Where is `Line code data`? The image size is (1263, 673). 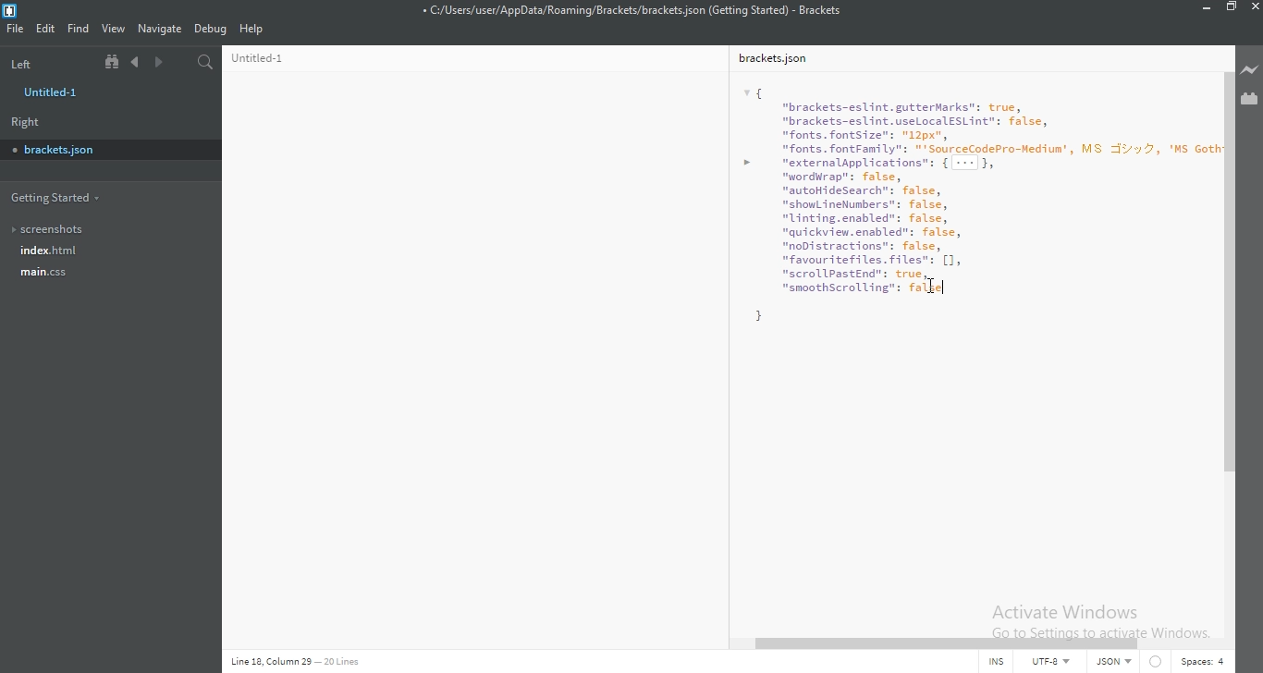 Line code data is located at coordinates (339, 663).